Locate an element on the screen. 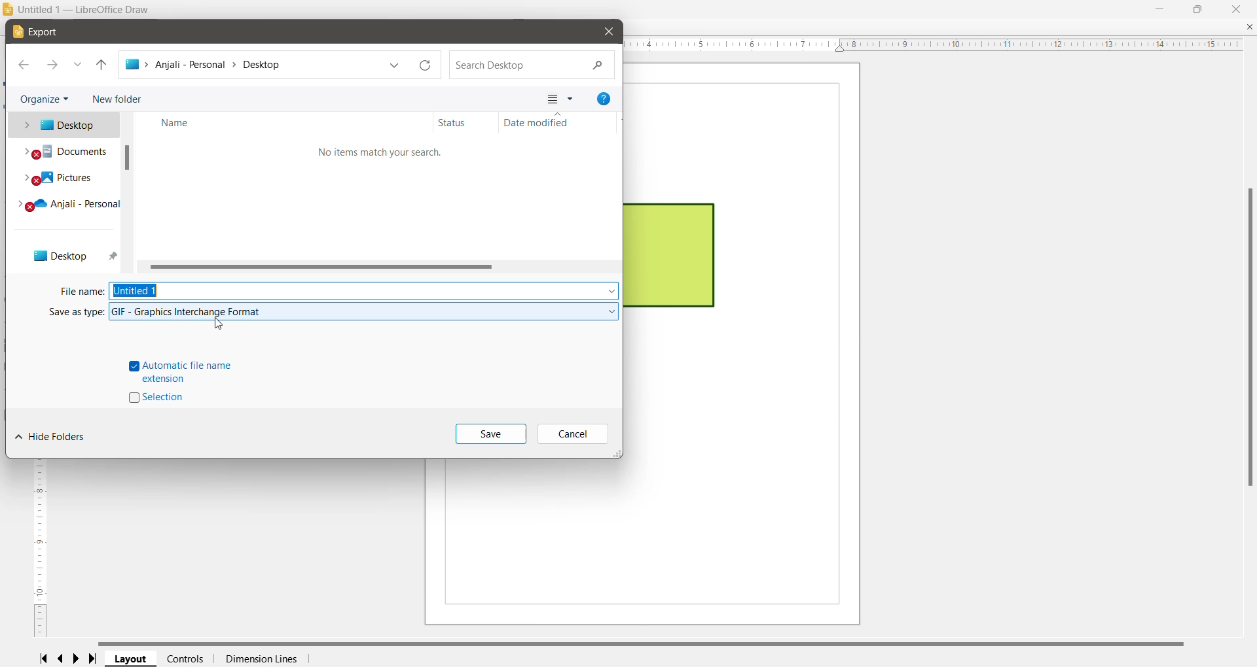 The height and width of the screenshot is (667, 1257). Selection -click to enable/disable is located at coordinates (160, 398).